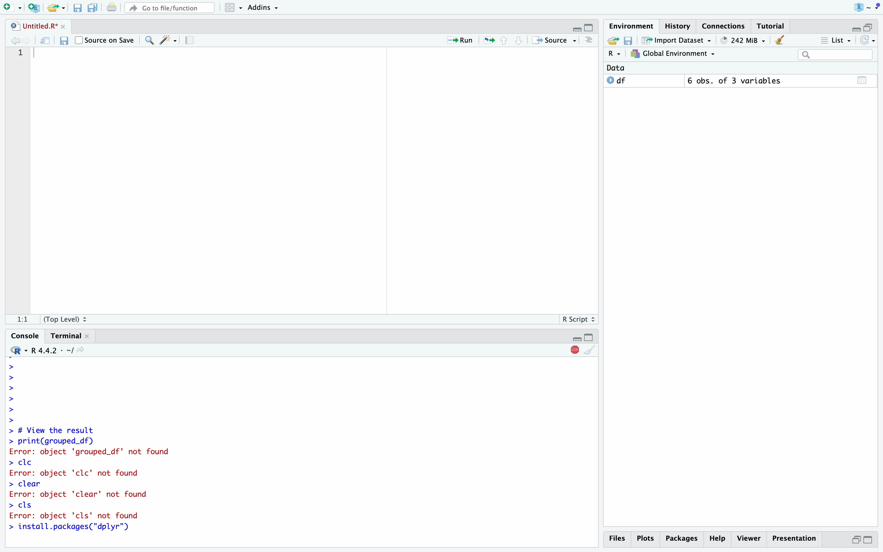 The image size is (883, 552). Describe the element at coordinates (56, 7) in the screenshot. I see `Open an existing file` at that location.